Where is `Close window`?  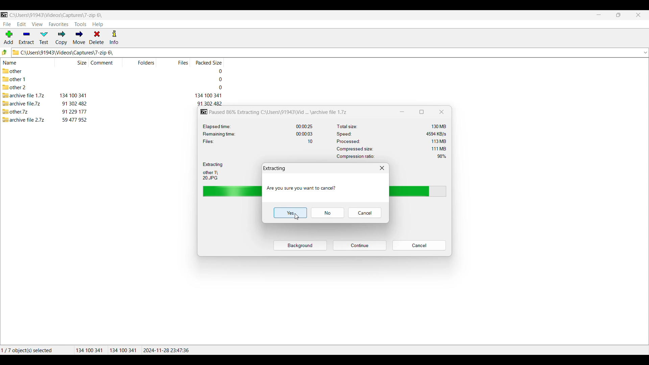
Close window is located at coordinates (382, 168).